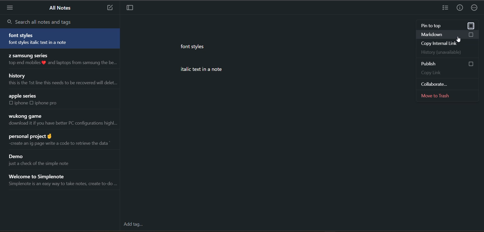 This screenshot has height=232, width=484. What do you see at coordinates (476, 7) in the screenshot?
I see `actions` at bounding box center [476, 7].